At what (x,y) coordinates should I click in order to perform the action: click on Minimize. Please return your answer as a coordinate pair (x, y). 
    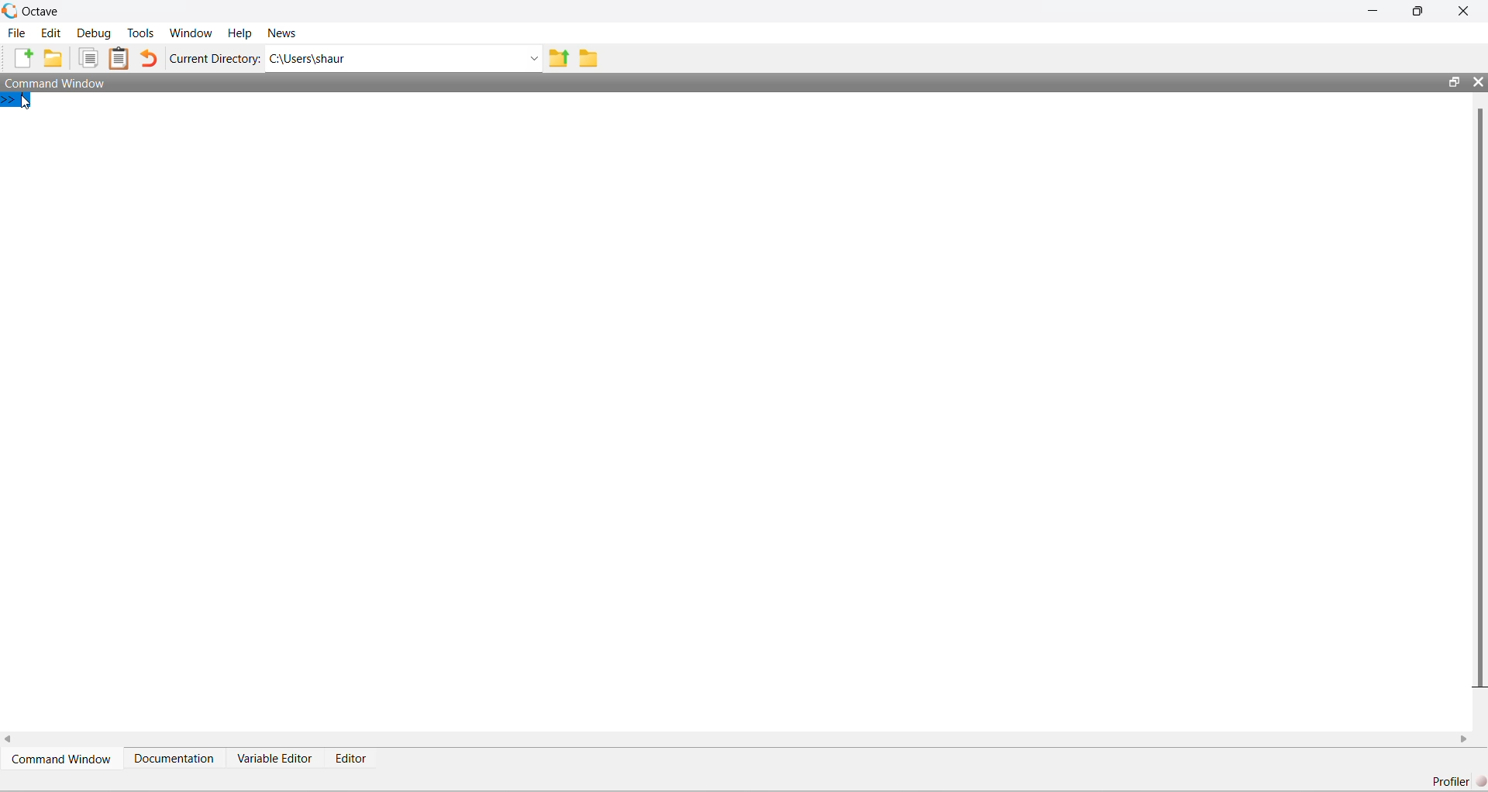
    Looking at the image, I should click on (1374, 10).